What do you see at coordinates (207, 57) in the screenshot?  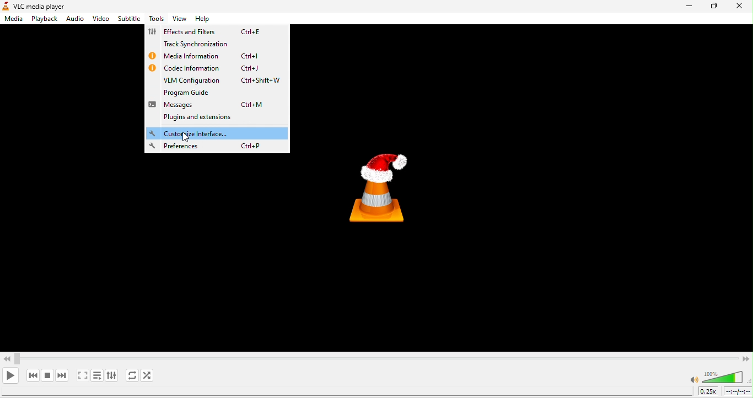 I see `media information` at bounding box center [207, 57].